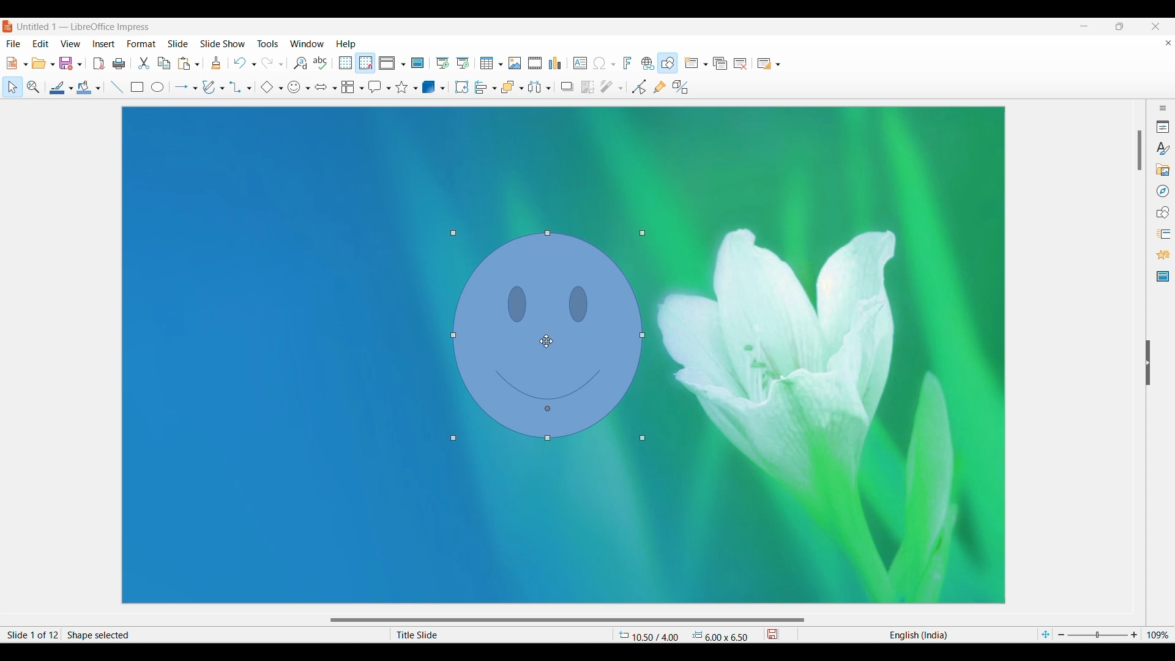  What do you see at coordinates (772, 635) in the screenshot?
I see `Save modifications to document` at bounding box center [772, 635].